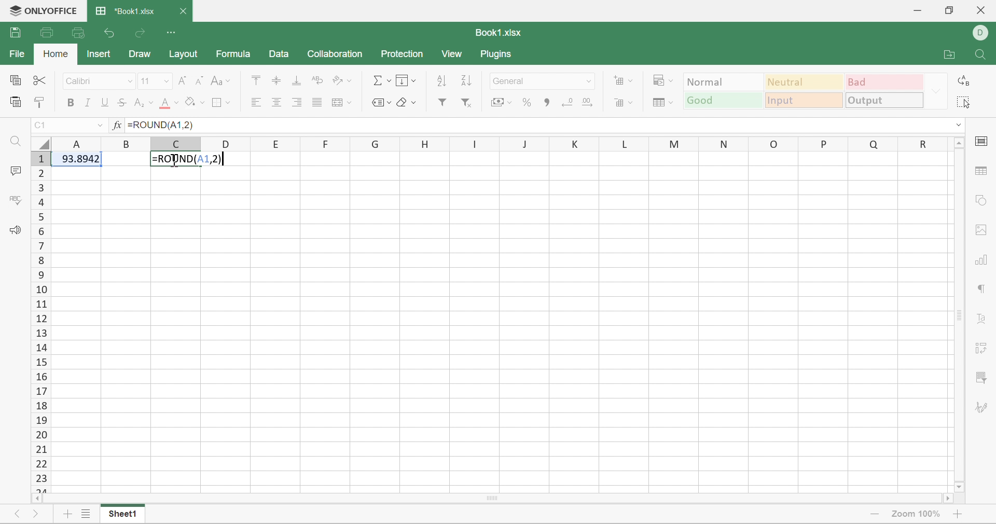 This screenshot has height=524, width=996. Describe the element at coordinates (623, 101) in the screenshot. I see `Delete cells` at that location.